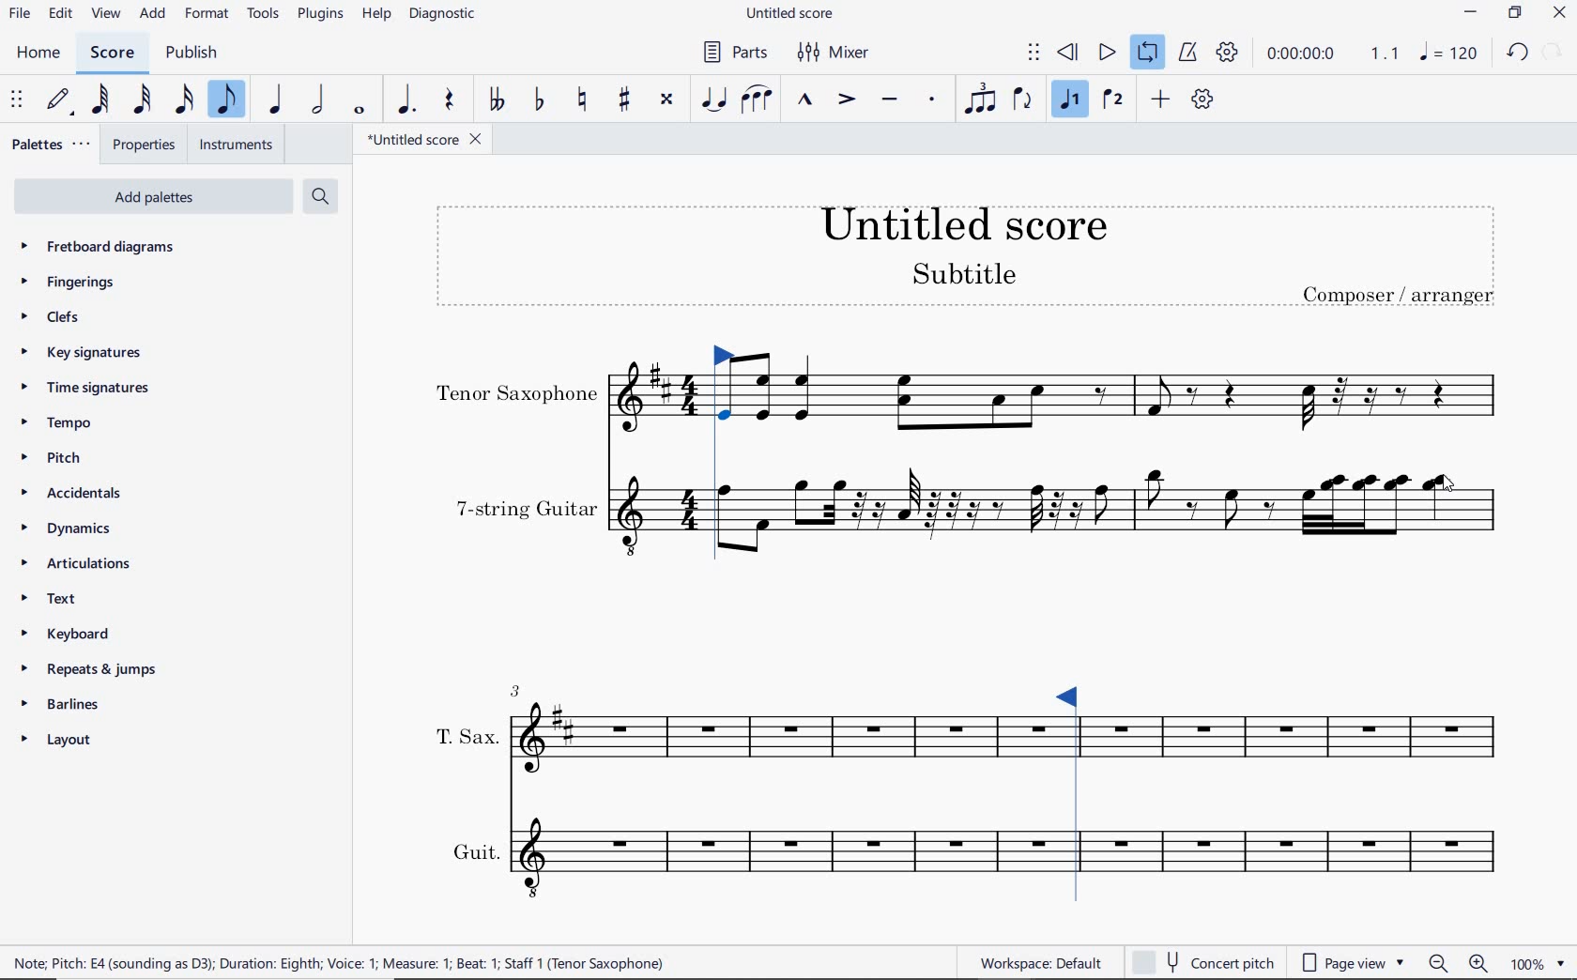  Describe the element at coordinates (734, 52) in the screenshot. I see `PARTS` at that location.